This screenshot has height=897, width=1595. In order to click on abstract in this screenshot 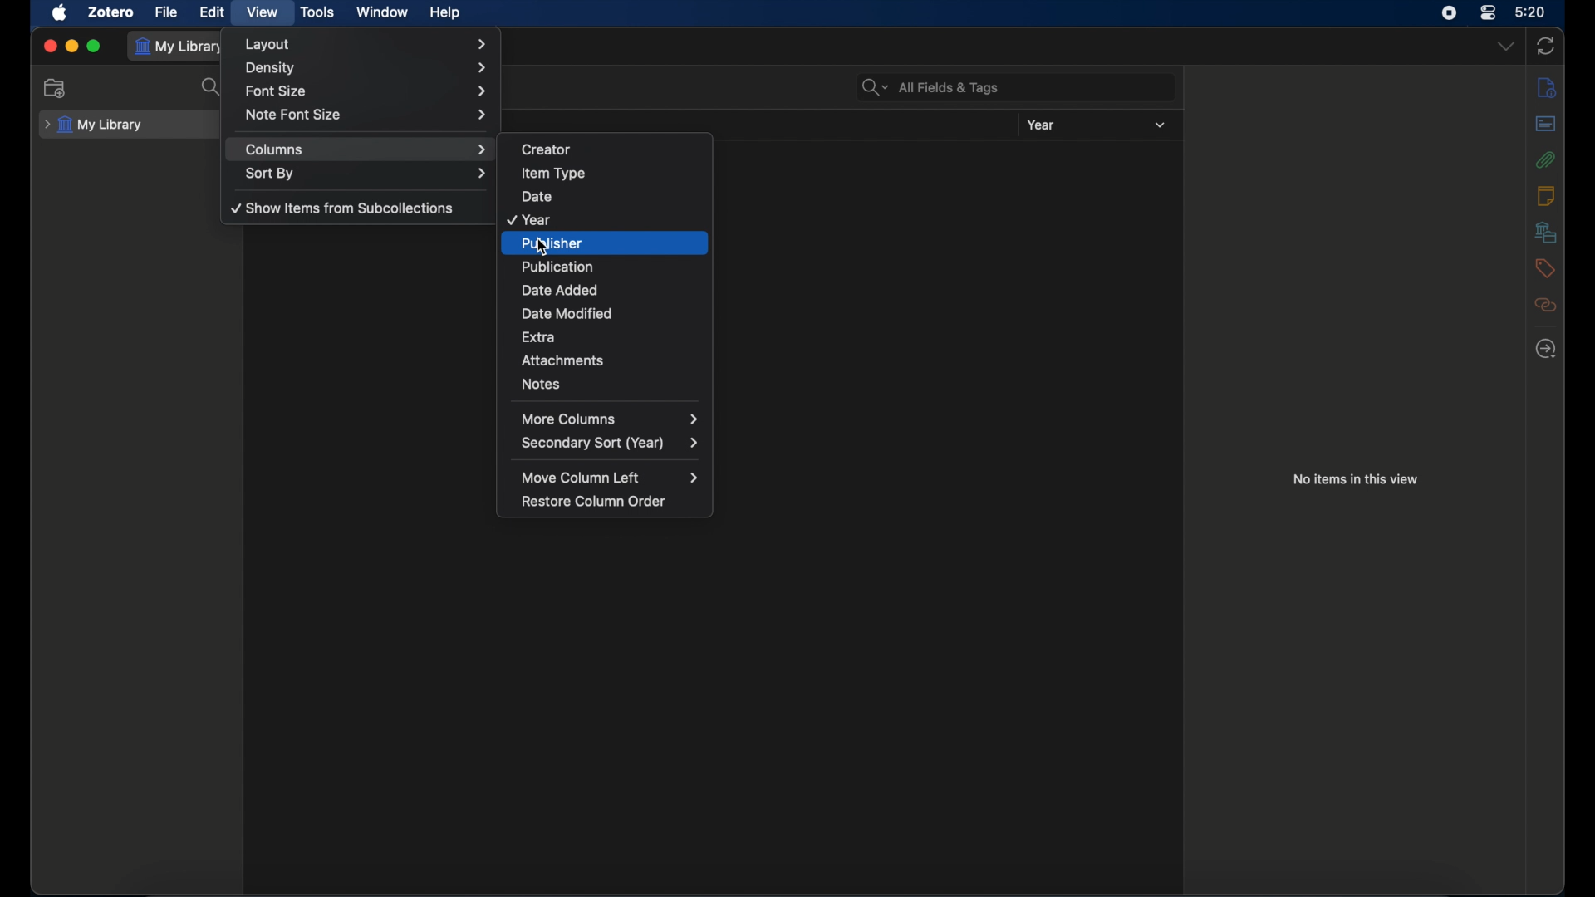, I will do `click(1546, 123)`.